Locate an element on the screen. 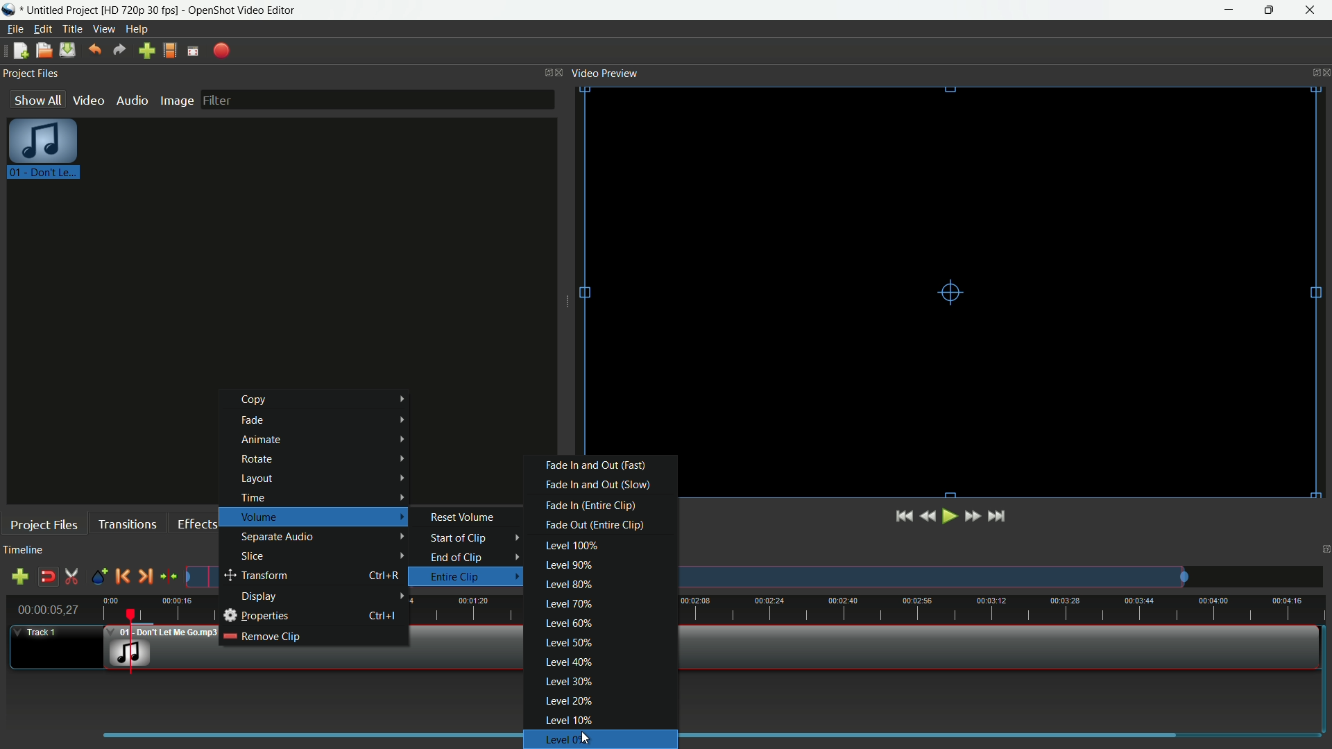 This screenshot has height=749, width=1332. project name is located at coordinates (63, 10).